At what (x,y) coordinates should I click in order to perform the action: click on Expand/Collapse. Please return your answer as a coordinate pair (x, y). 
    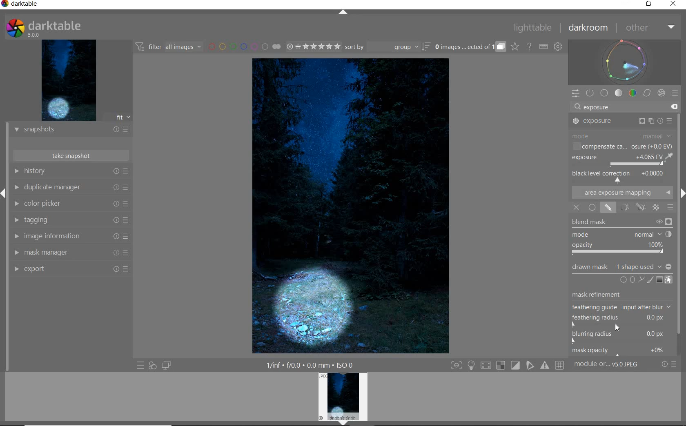
    Looking at the image, I should click on (682, 192).